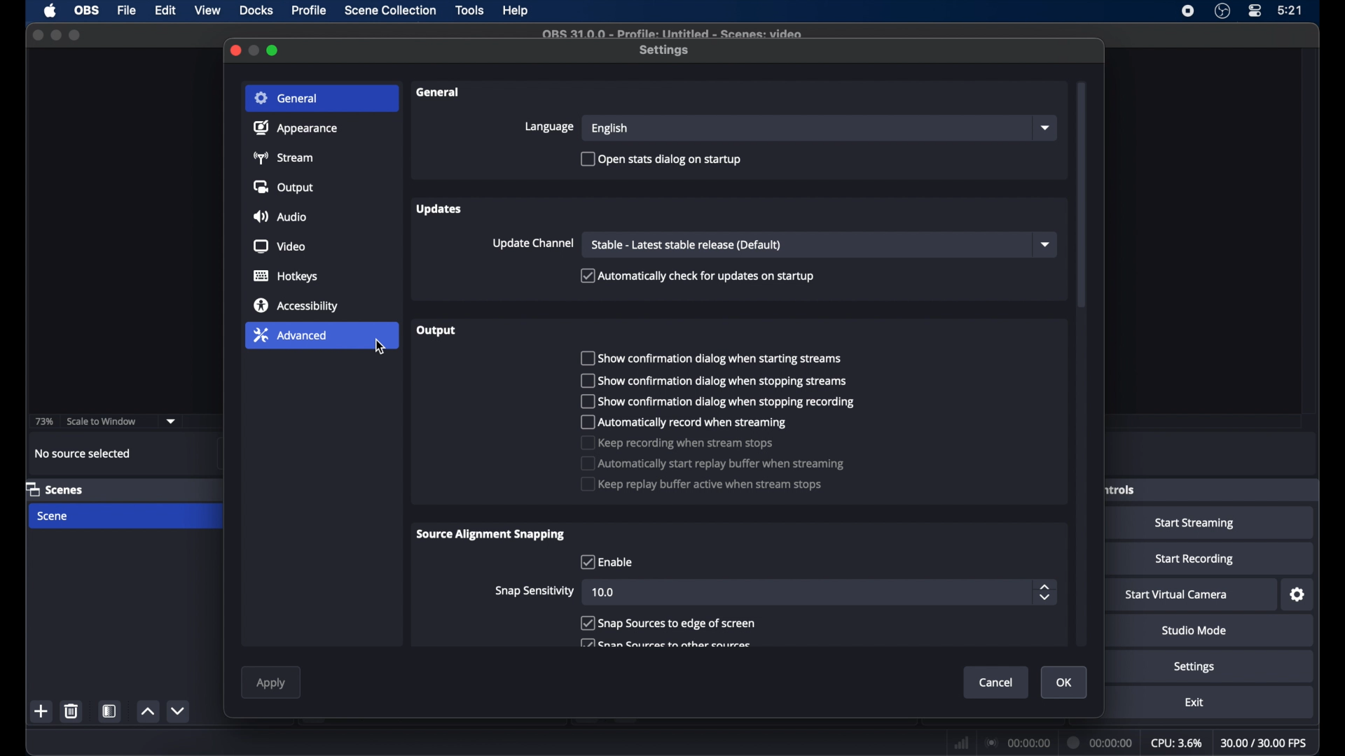 The height and width of the screenshot is (756, 1345). What do you see at coordinates (56, 490) in the screenshot?
I see `scenes` at bounding box center [56, 490].